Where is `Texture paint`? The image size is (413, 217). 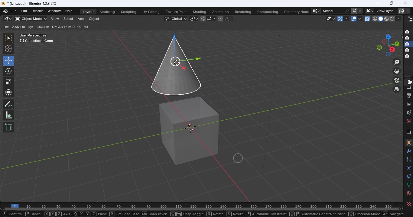
Texture paint is located at coordinates (177, 12).